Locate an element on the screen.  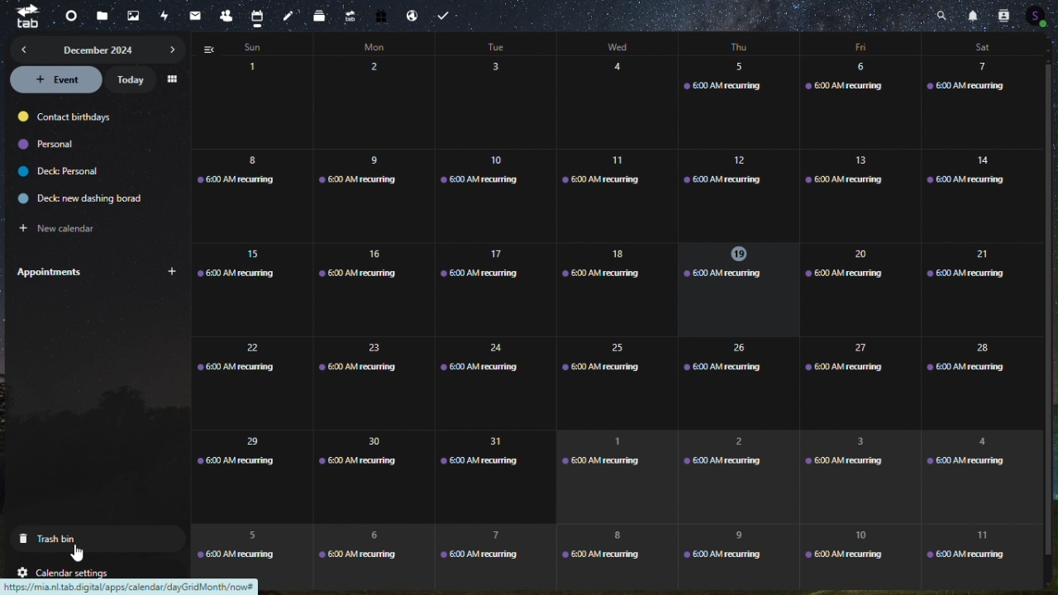
22 is located at coordinates (240, 383).